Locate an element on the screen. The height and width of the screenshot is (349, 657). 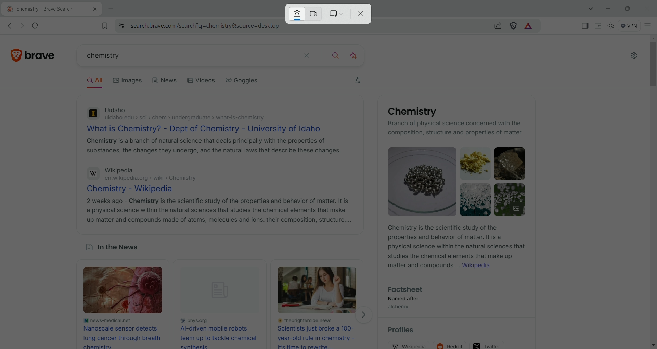
brave is located at coordinates (43, 53).